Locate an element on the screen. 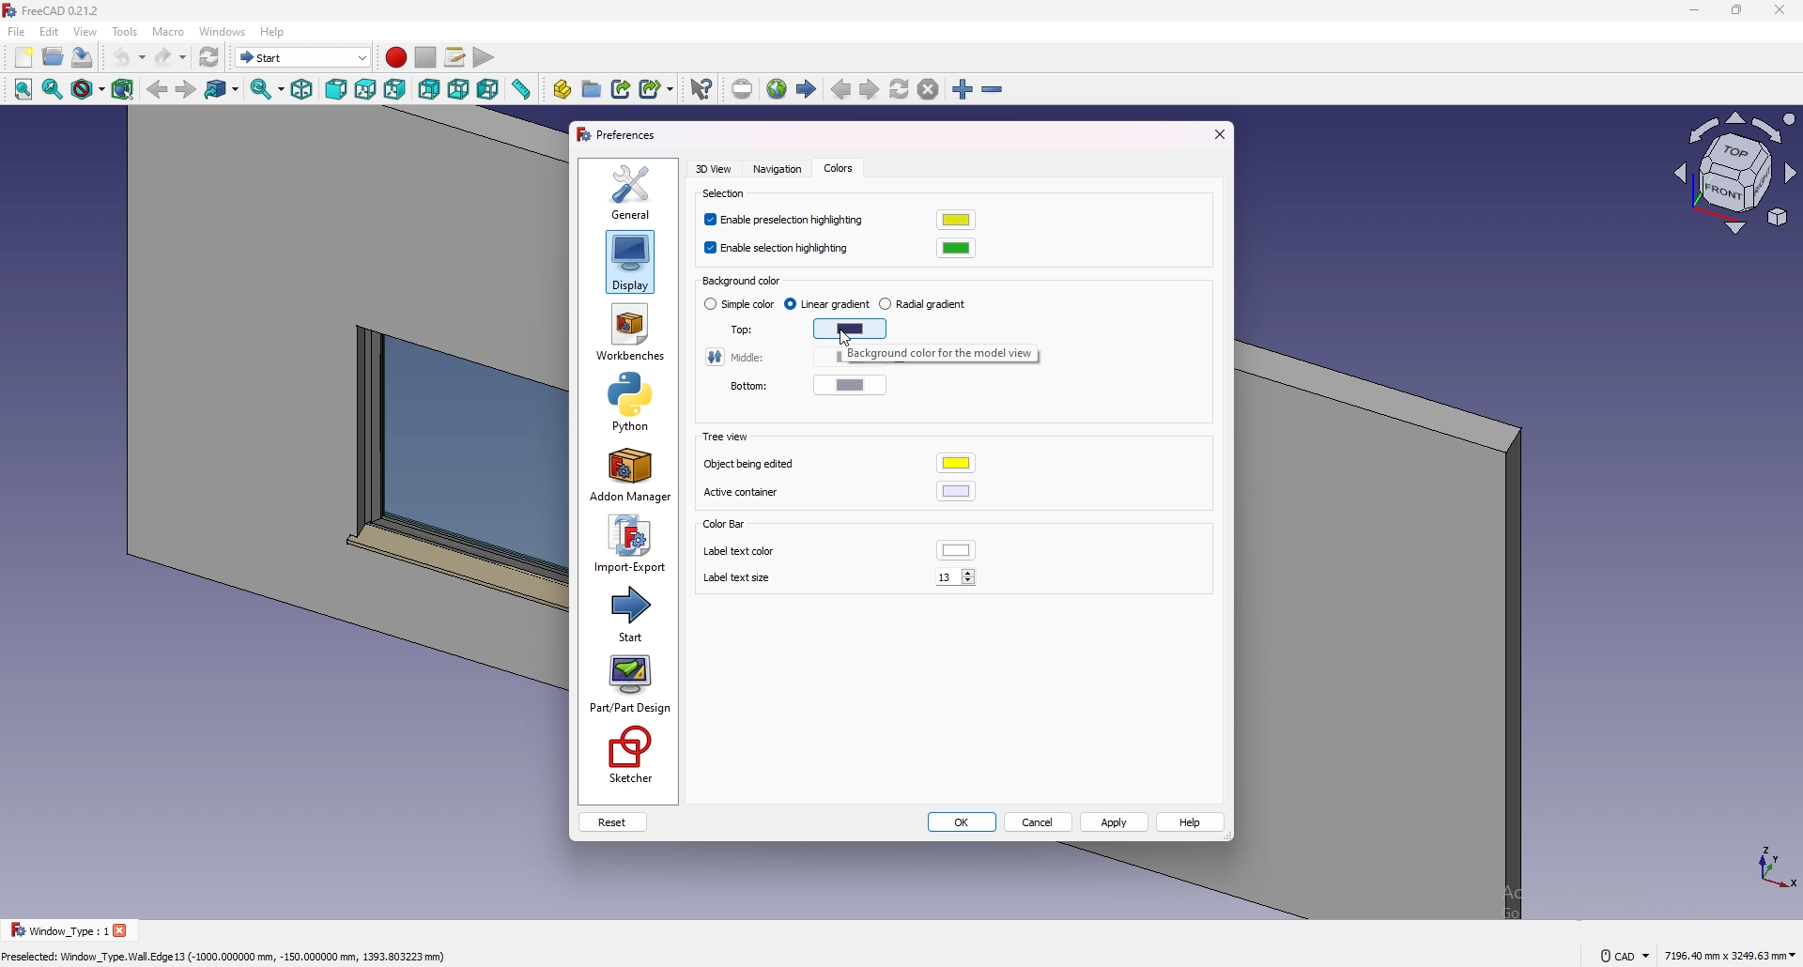 Image resolution: width=1803 pixels, height=967 pixels. Background color for the model view is located at coordinates (939, 355).